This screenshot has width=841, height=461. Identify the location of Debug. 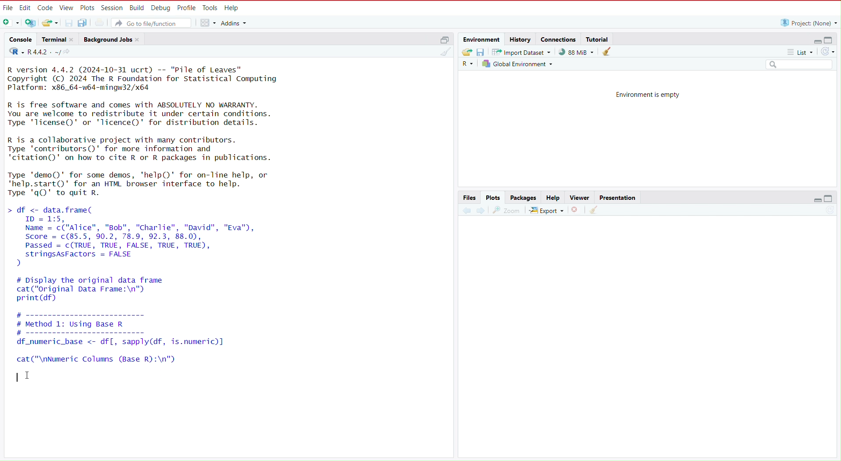
(161, 7).